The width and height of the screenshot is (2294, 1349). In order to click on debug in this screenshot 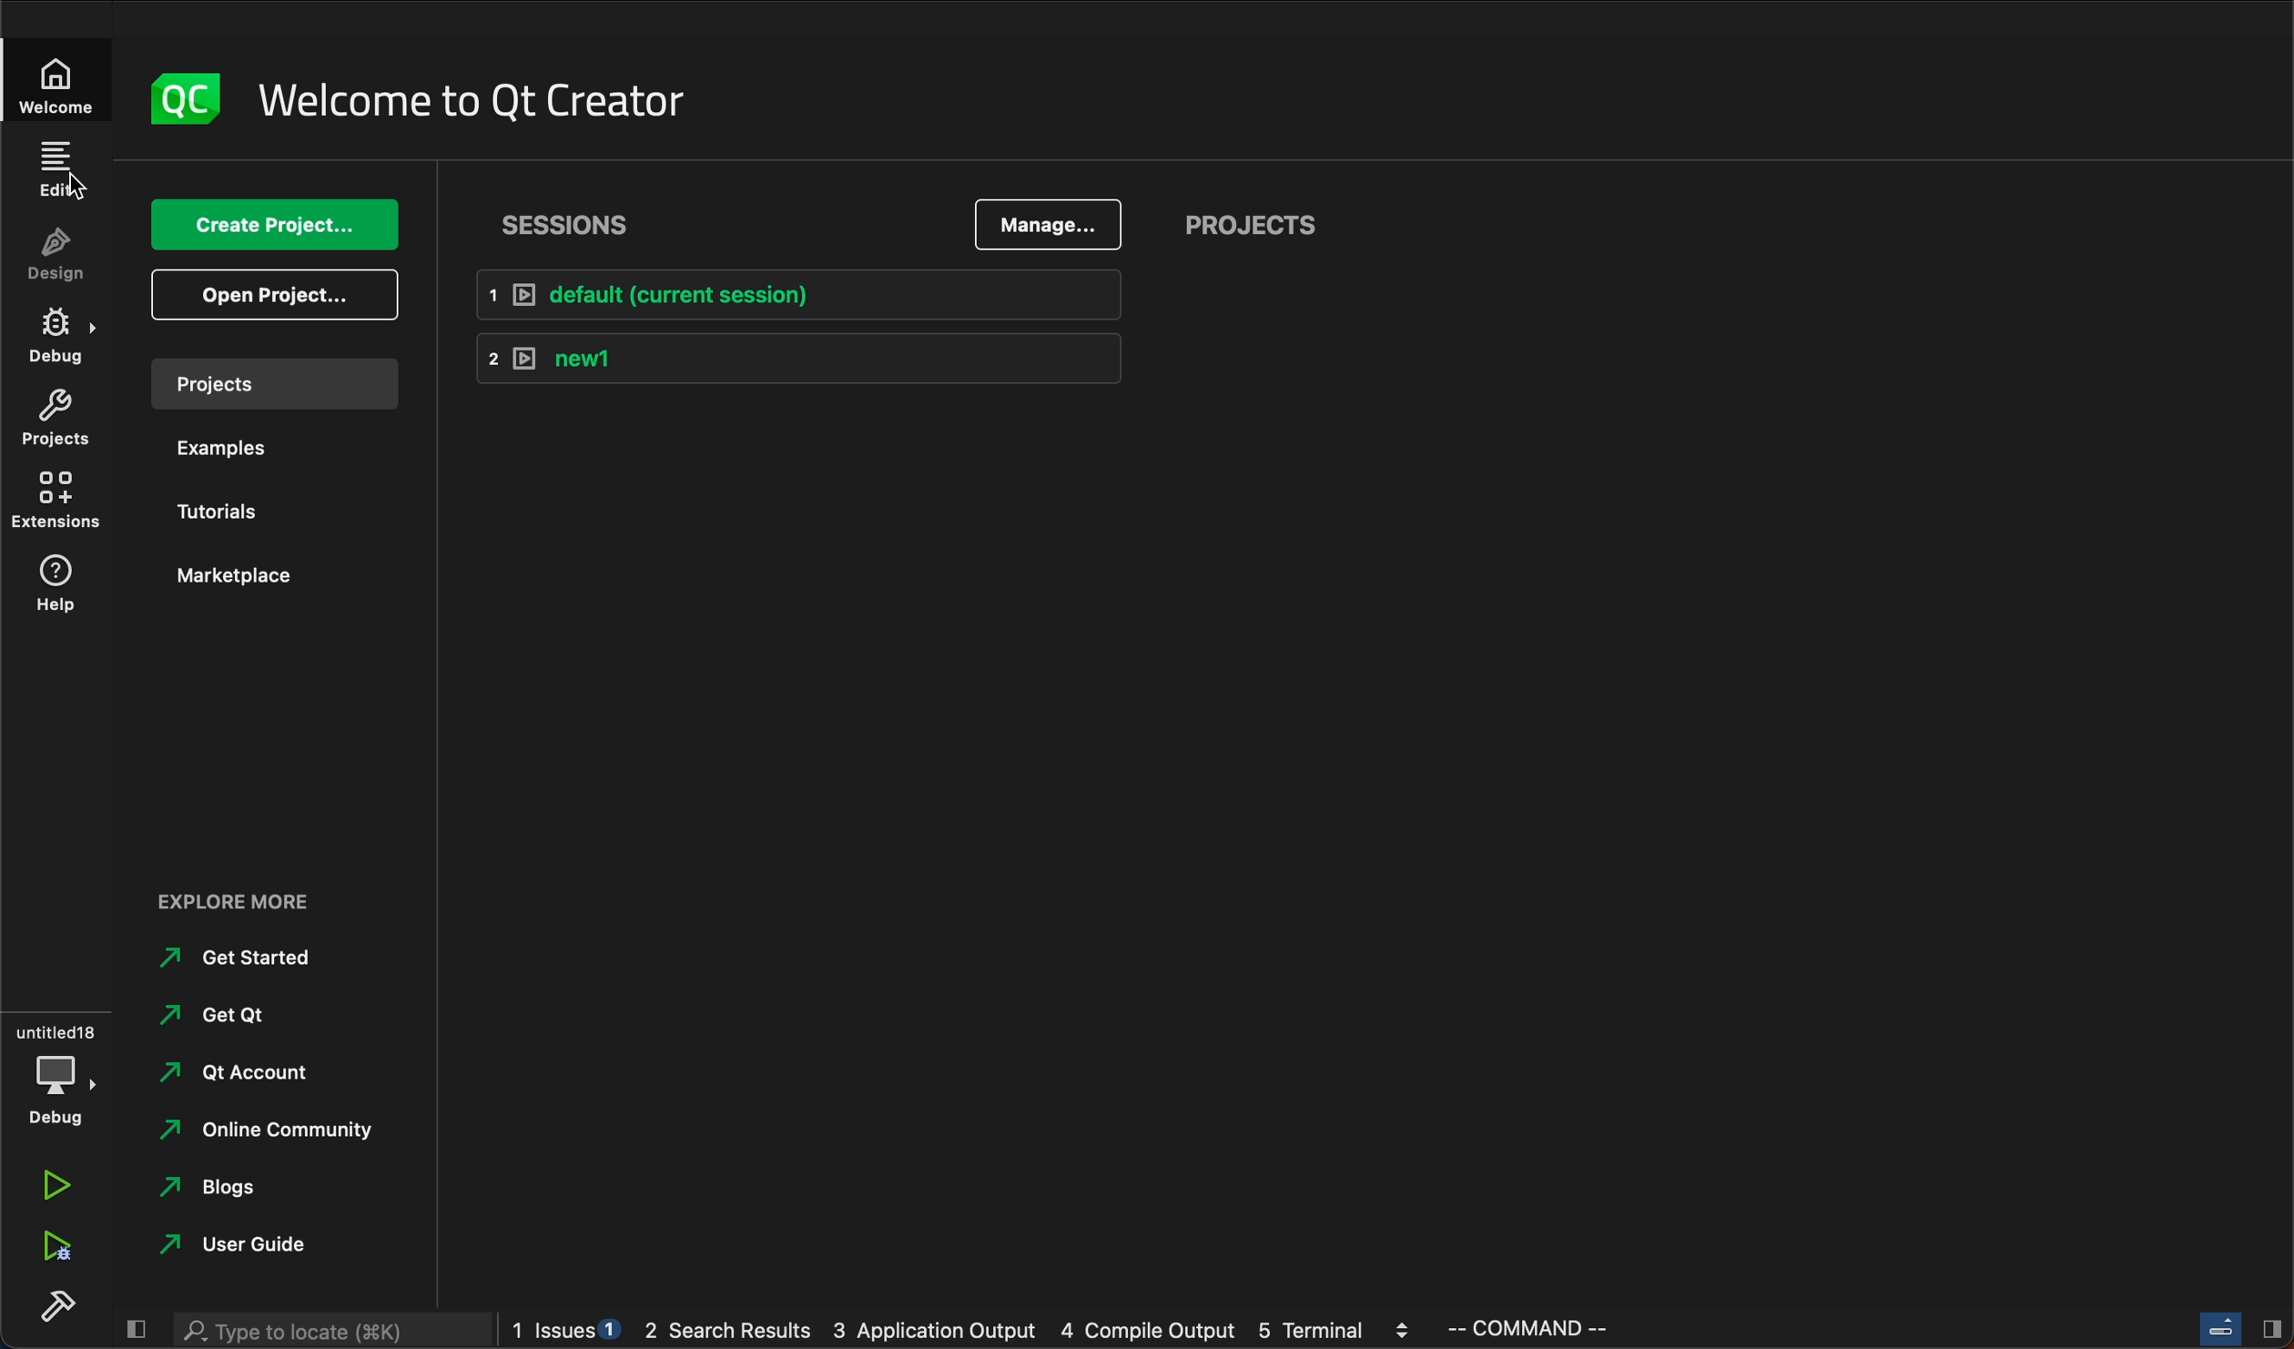, I will do `click(55, 1070)`.